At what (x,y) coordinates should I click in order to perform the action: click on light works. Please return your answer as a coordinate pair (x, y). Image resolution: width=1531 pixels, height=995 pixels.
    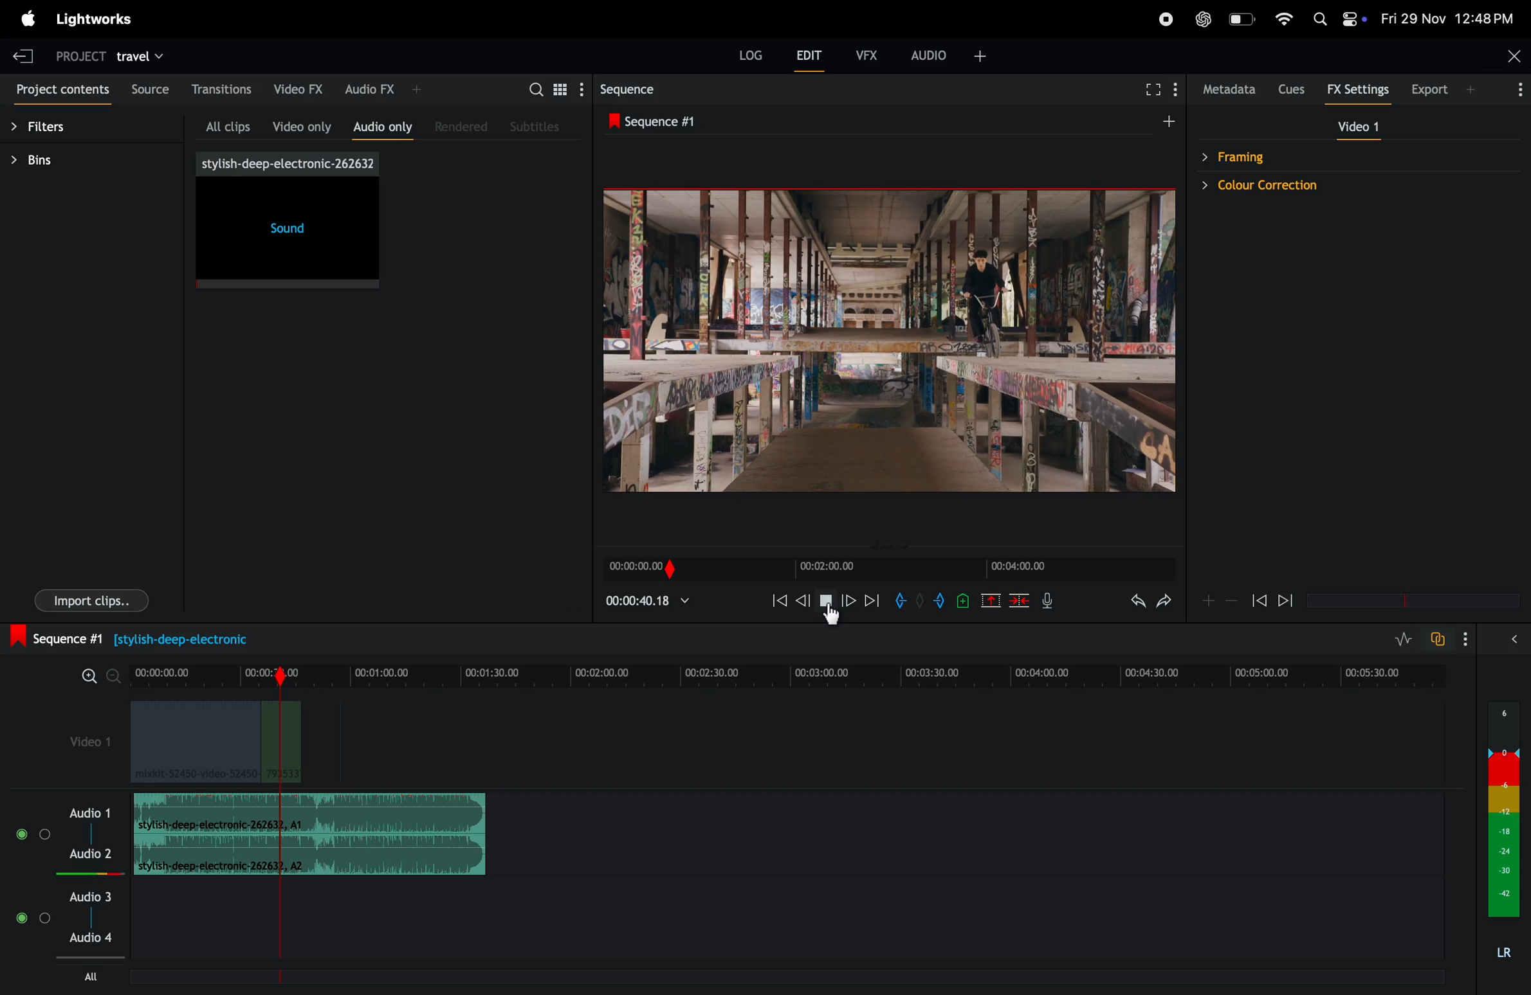
    Looking at the image, I should click on (97, 19).